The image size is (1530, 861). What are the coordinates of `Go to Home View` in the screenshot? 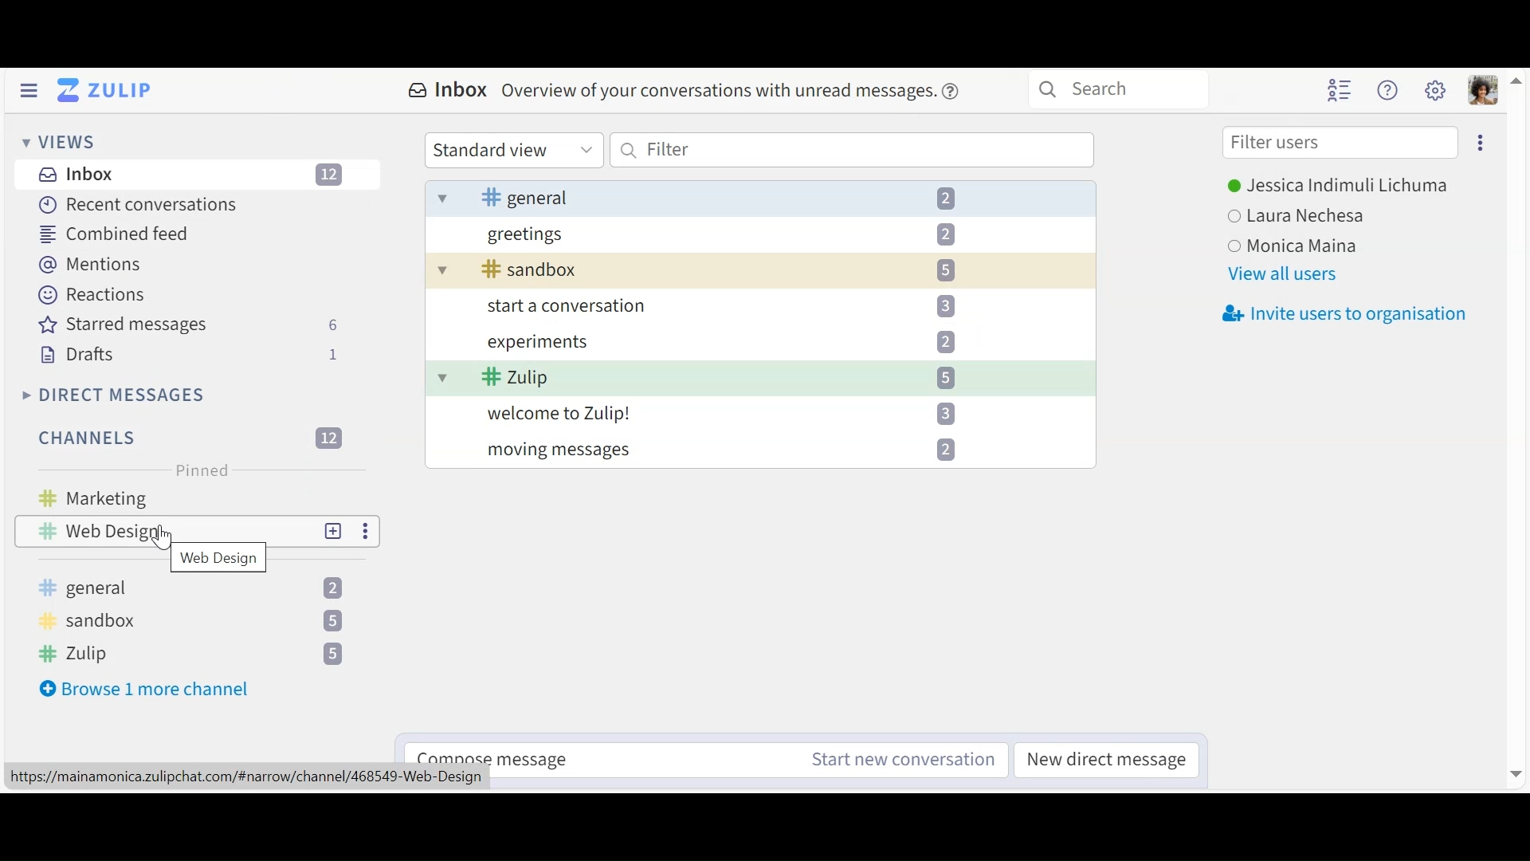 It's located at (106, 92).